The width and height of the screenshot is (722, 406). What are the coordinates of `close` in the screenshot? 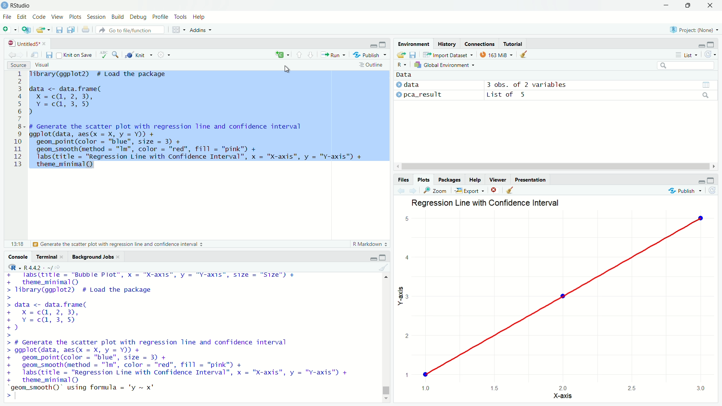 It's located at (63, 257).